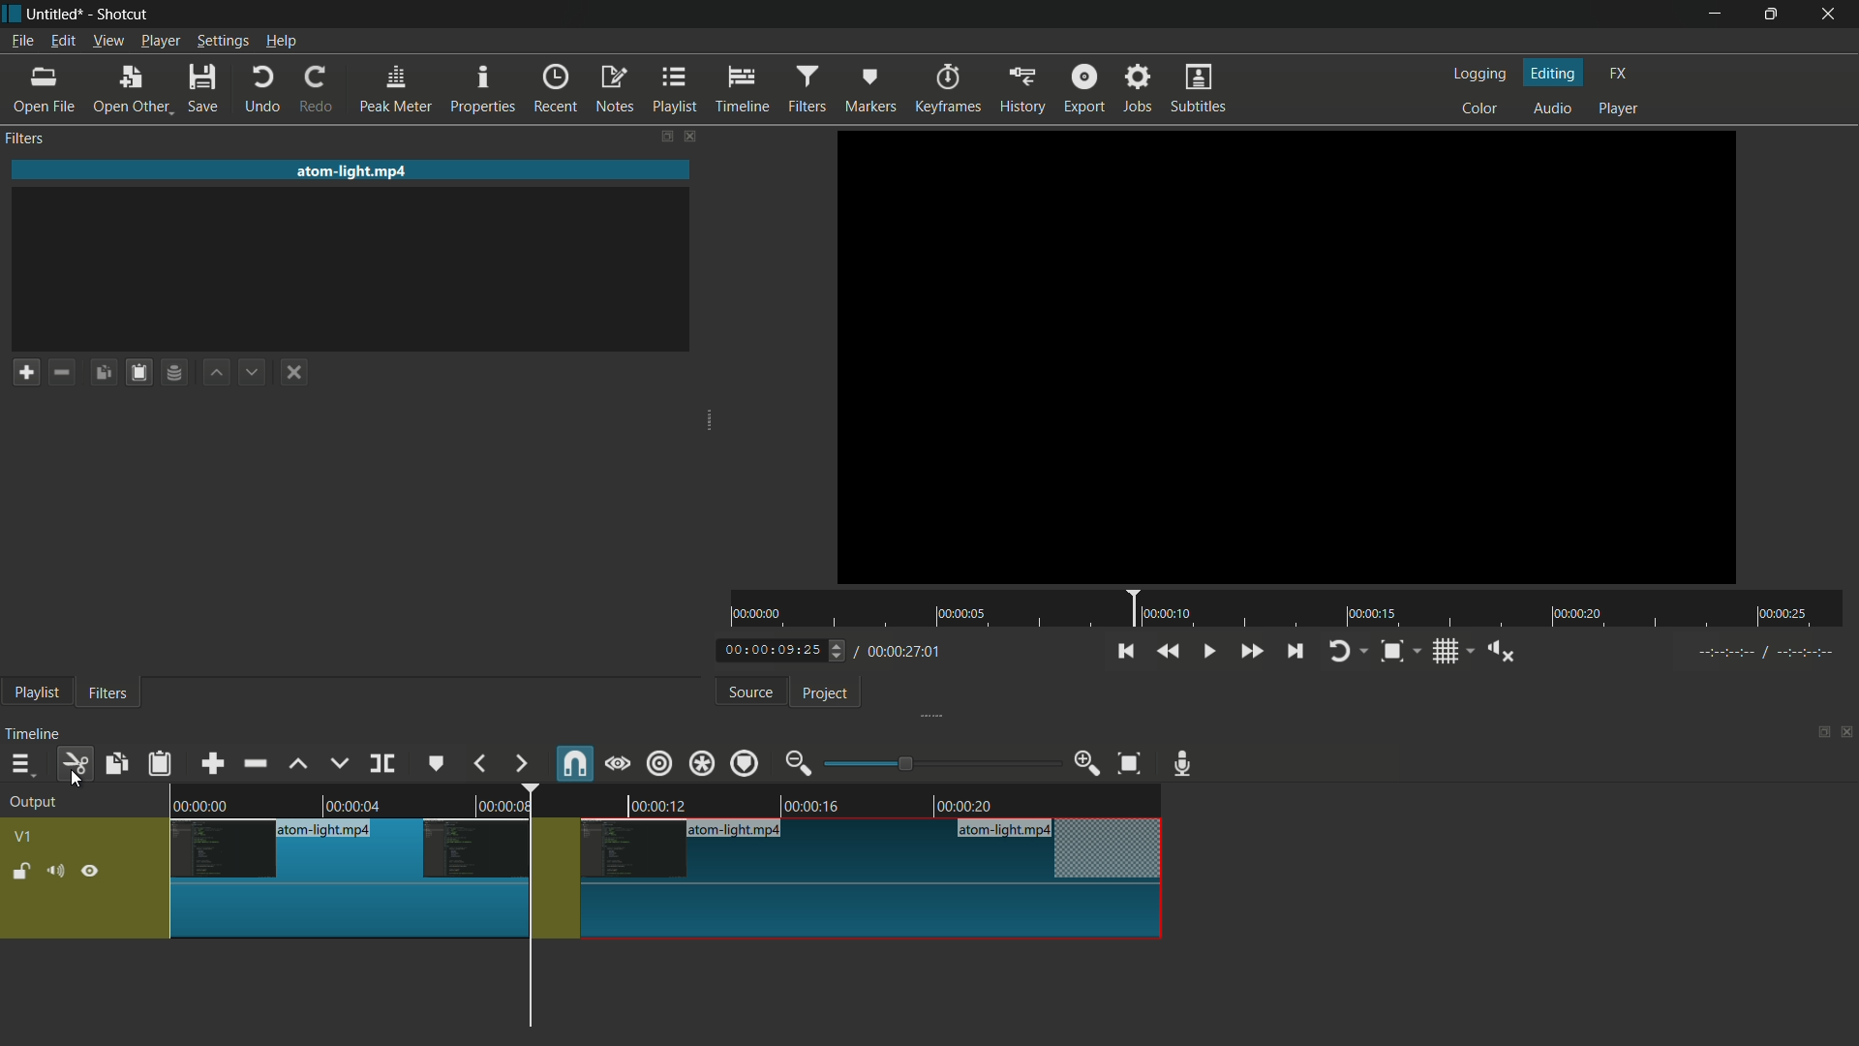 The height and width of the screenshot is (1046, 1859). I want to click on cursor, so click(75, 780).